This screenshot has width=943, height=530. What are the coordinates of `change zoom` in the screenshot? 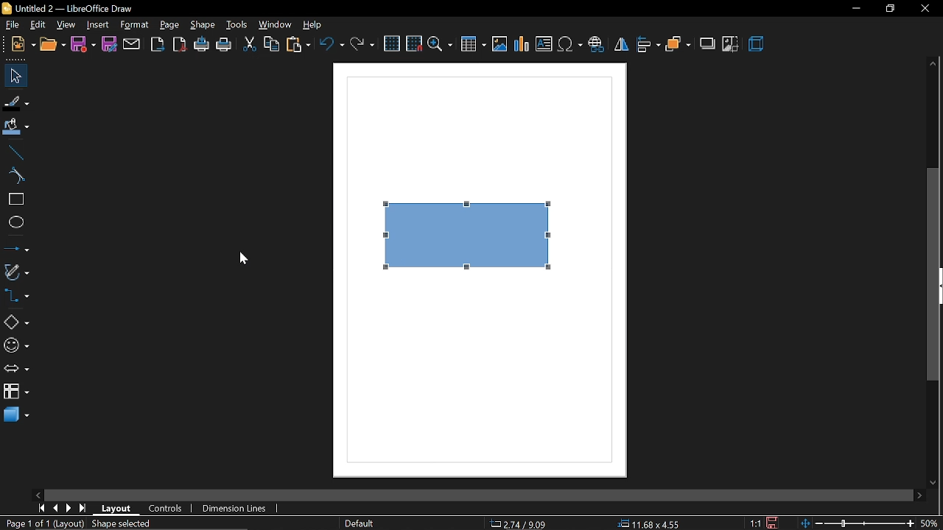 It's located at (857, 524).